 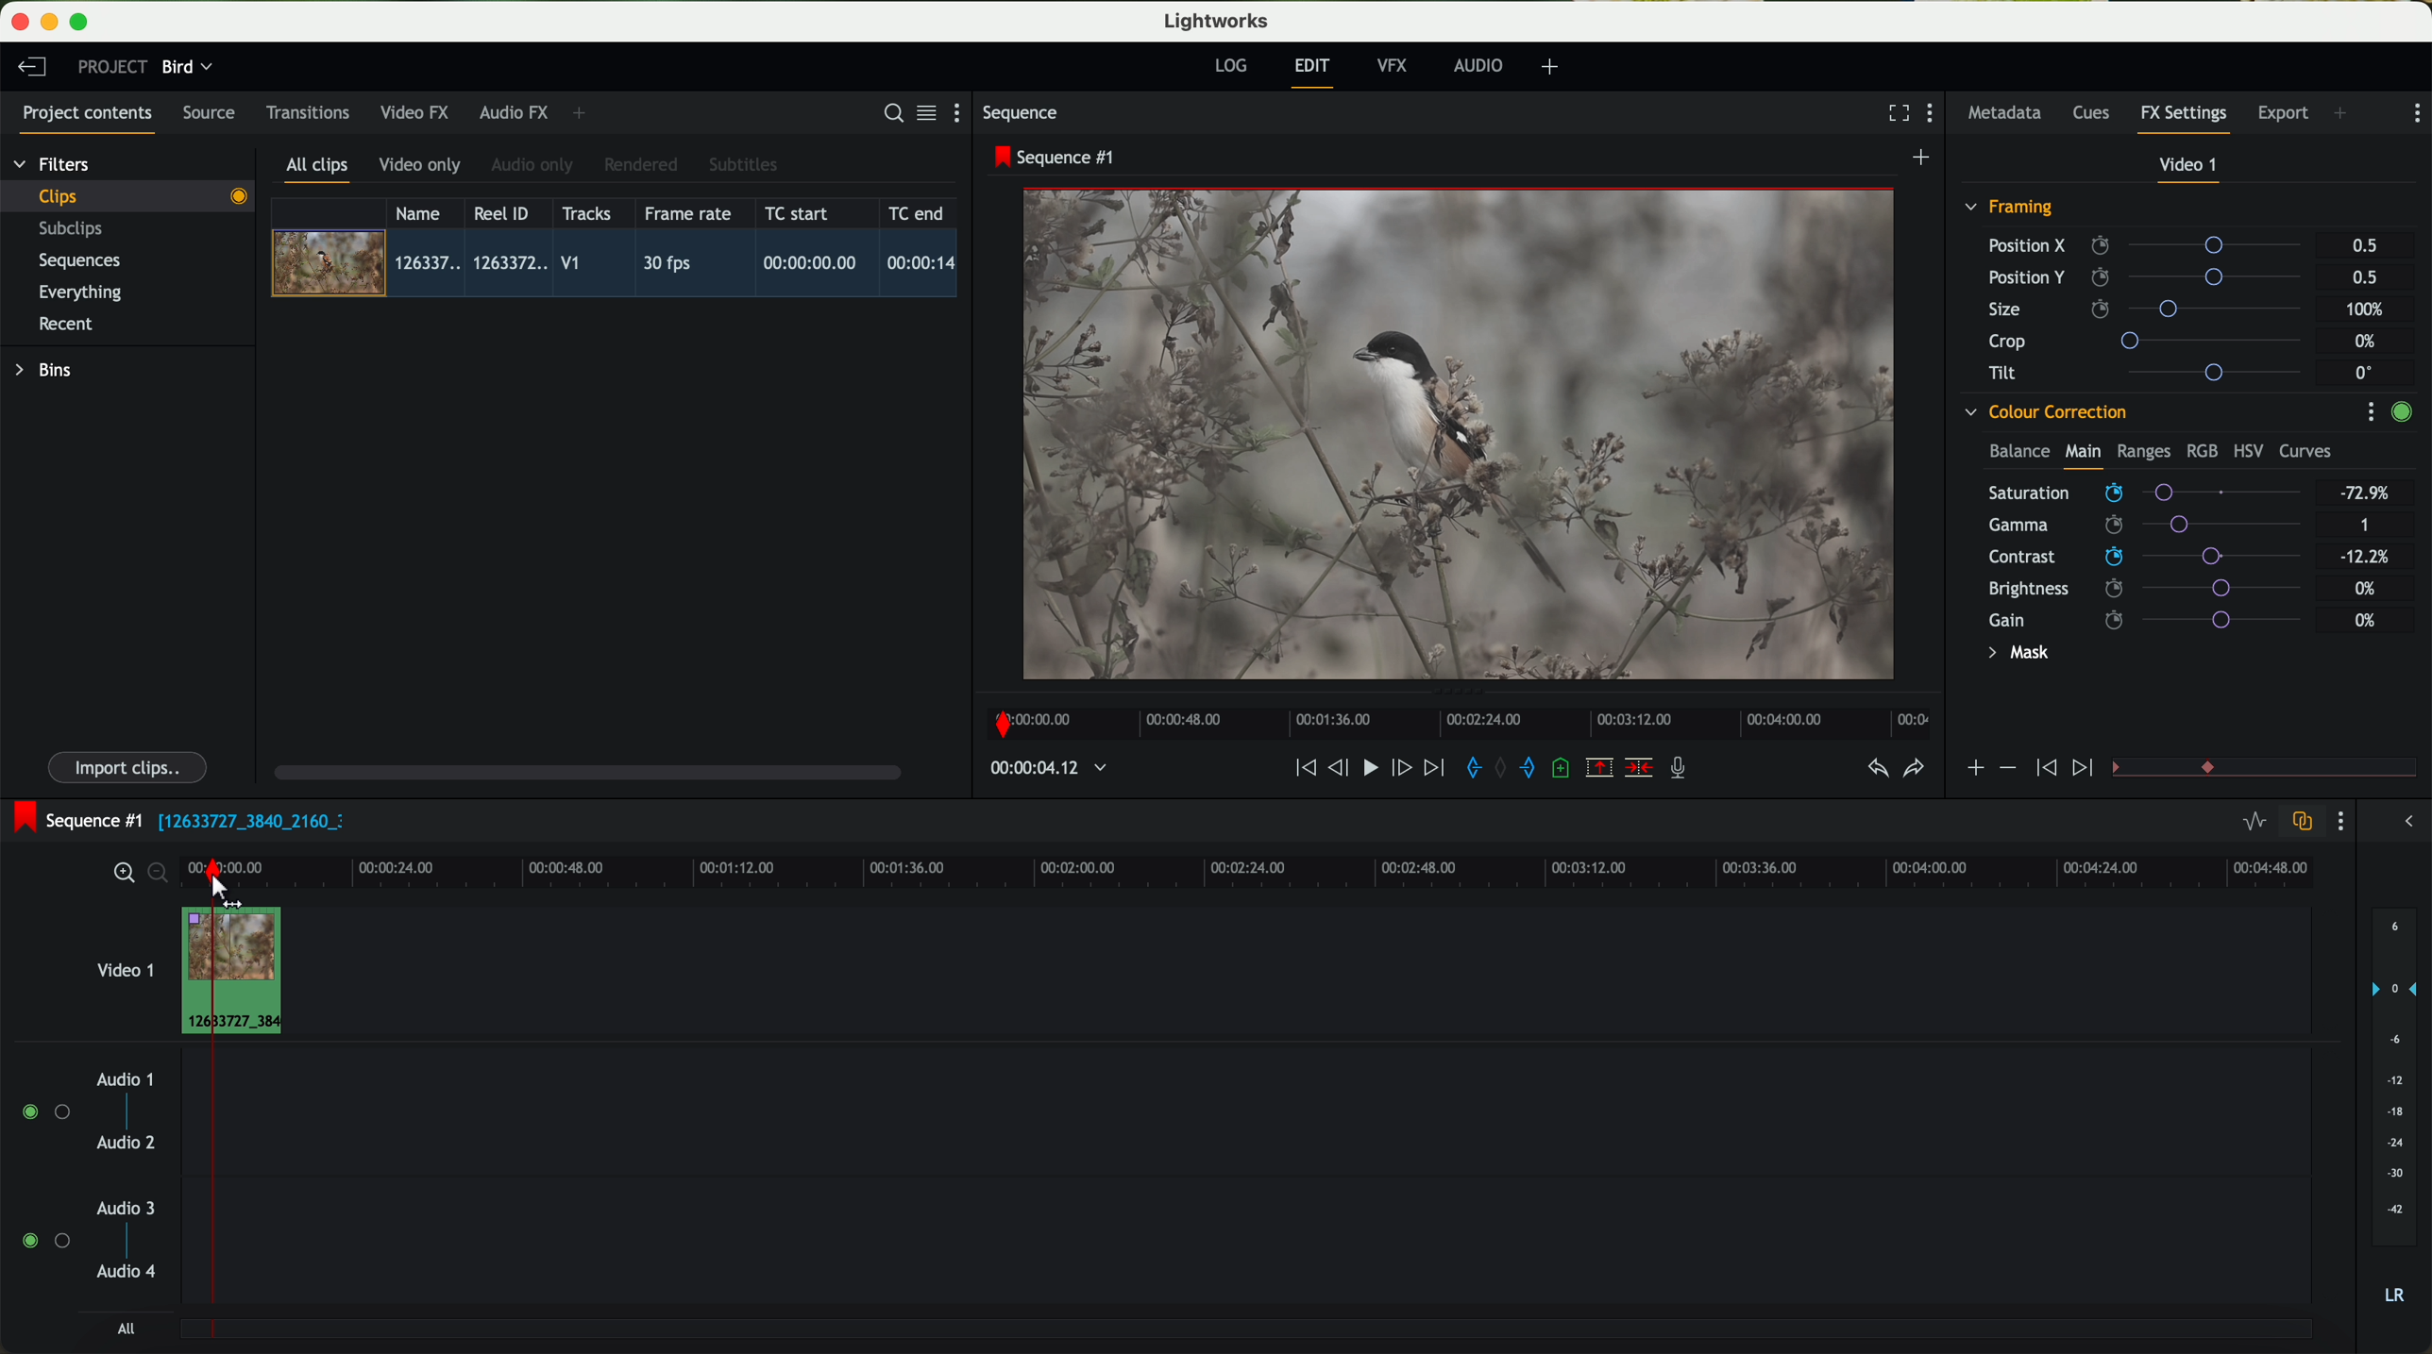 What do you see at coordinates (82, 23) in the screenshot?
I see `maximize program` at bounding box center [82, 23].